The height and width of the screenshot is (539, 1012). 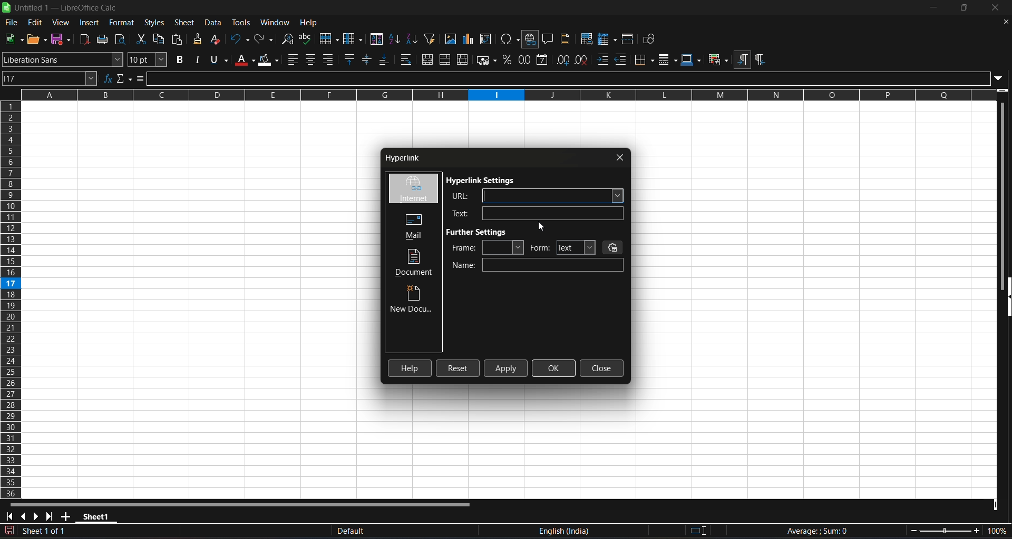 I want to click on cursor, so click(x=541, y=227).